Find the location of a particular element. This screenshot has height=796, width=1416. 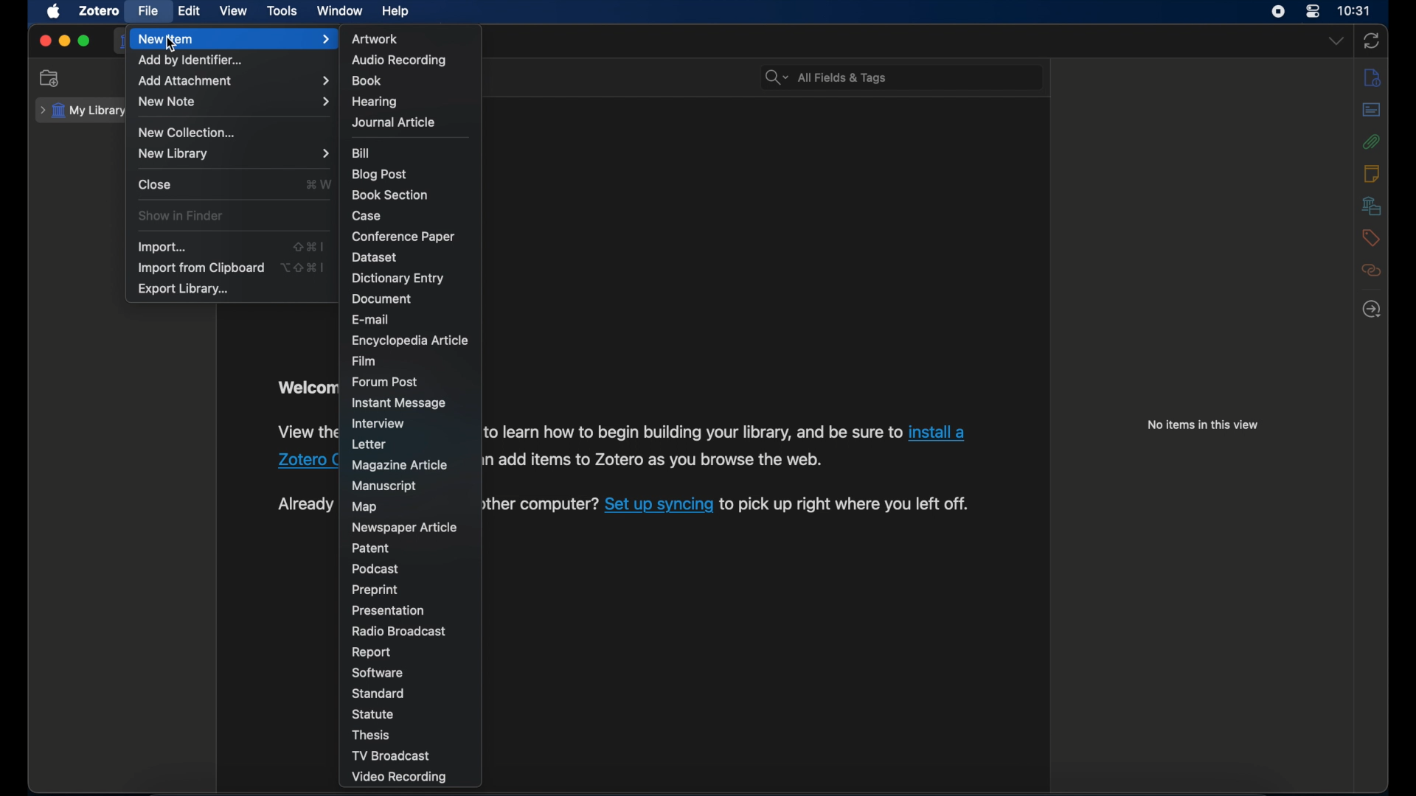

my library is located at coordinates (84, 111).